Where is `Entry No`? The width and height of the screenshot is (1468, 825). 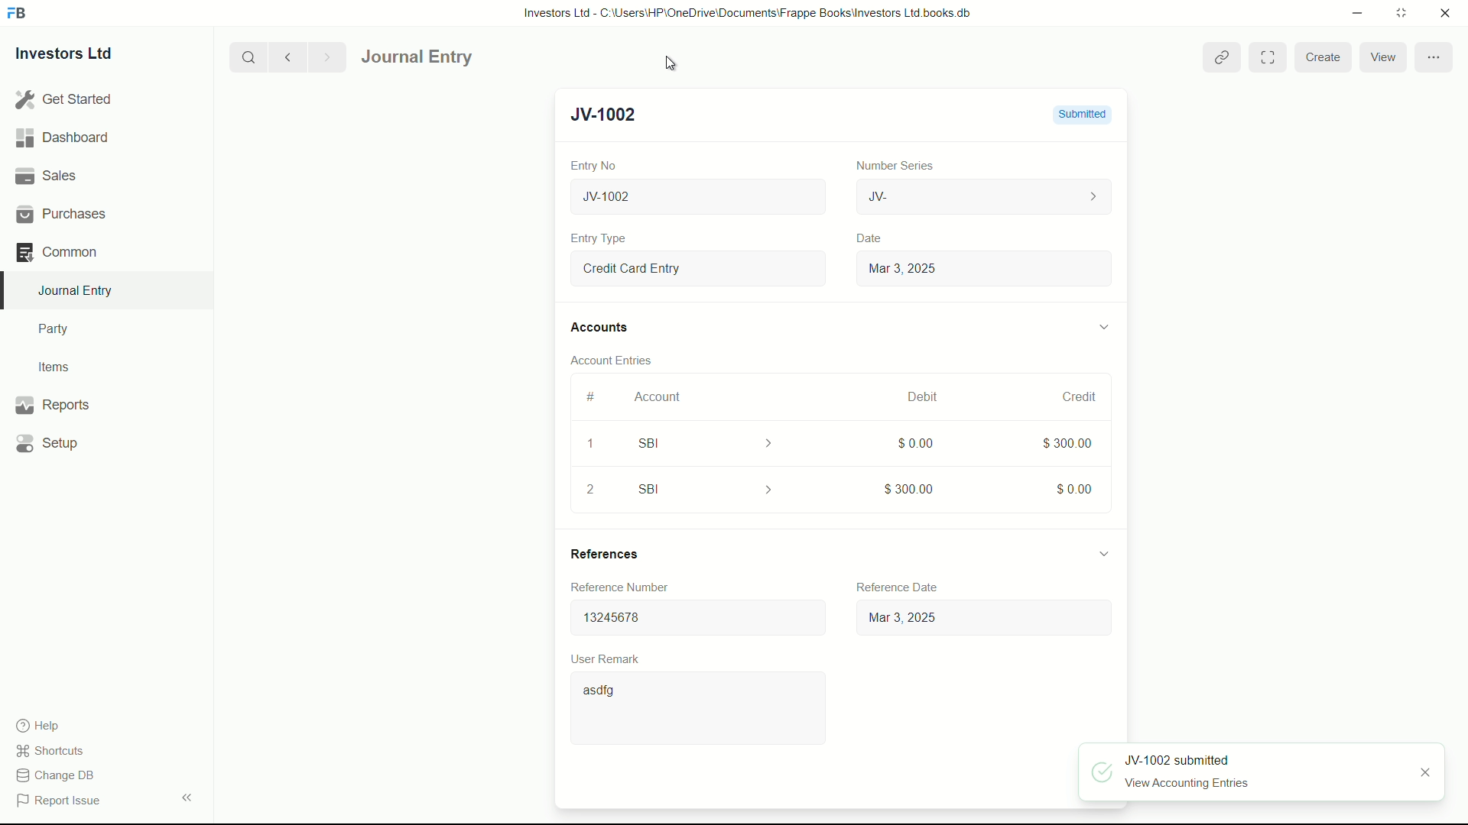
Entry No is located at coordinates (596, 163).